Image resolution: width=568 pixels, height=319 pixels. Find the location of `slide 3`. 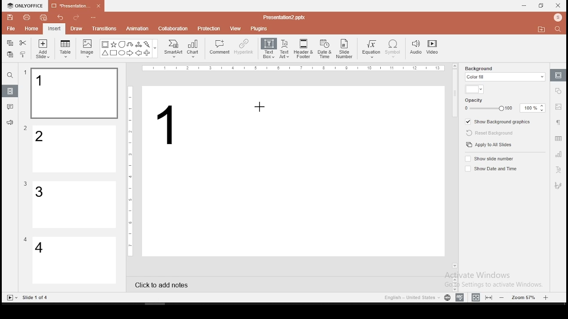

slide 3 is located at coordinates (73, 205).